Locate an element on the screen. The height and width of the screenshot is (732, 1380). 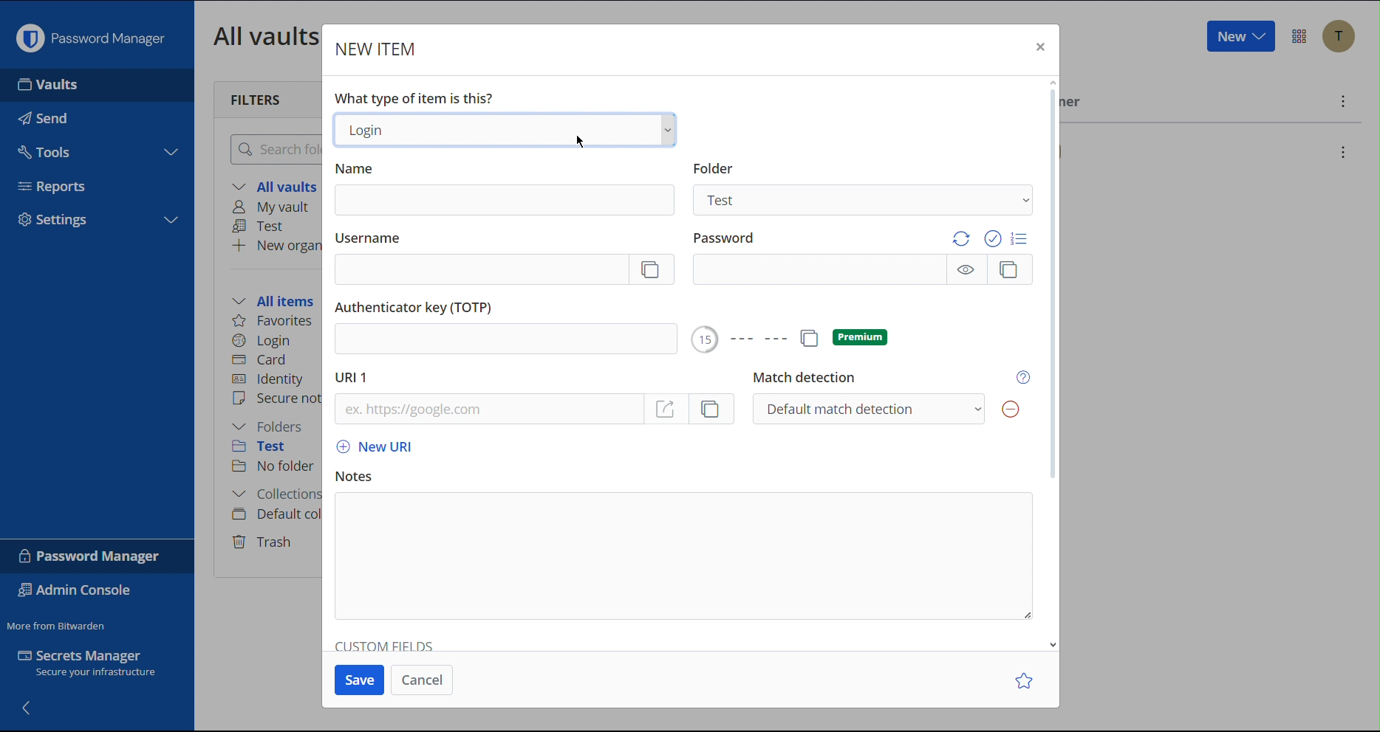
Password Options is located at coordinates (990, 238).